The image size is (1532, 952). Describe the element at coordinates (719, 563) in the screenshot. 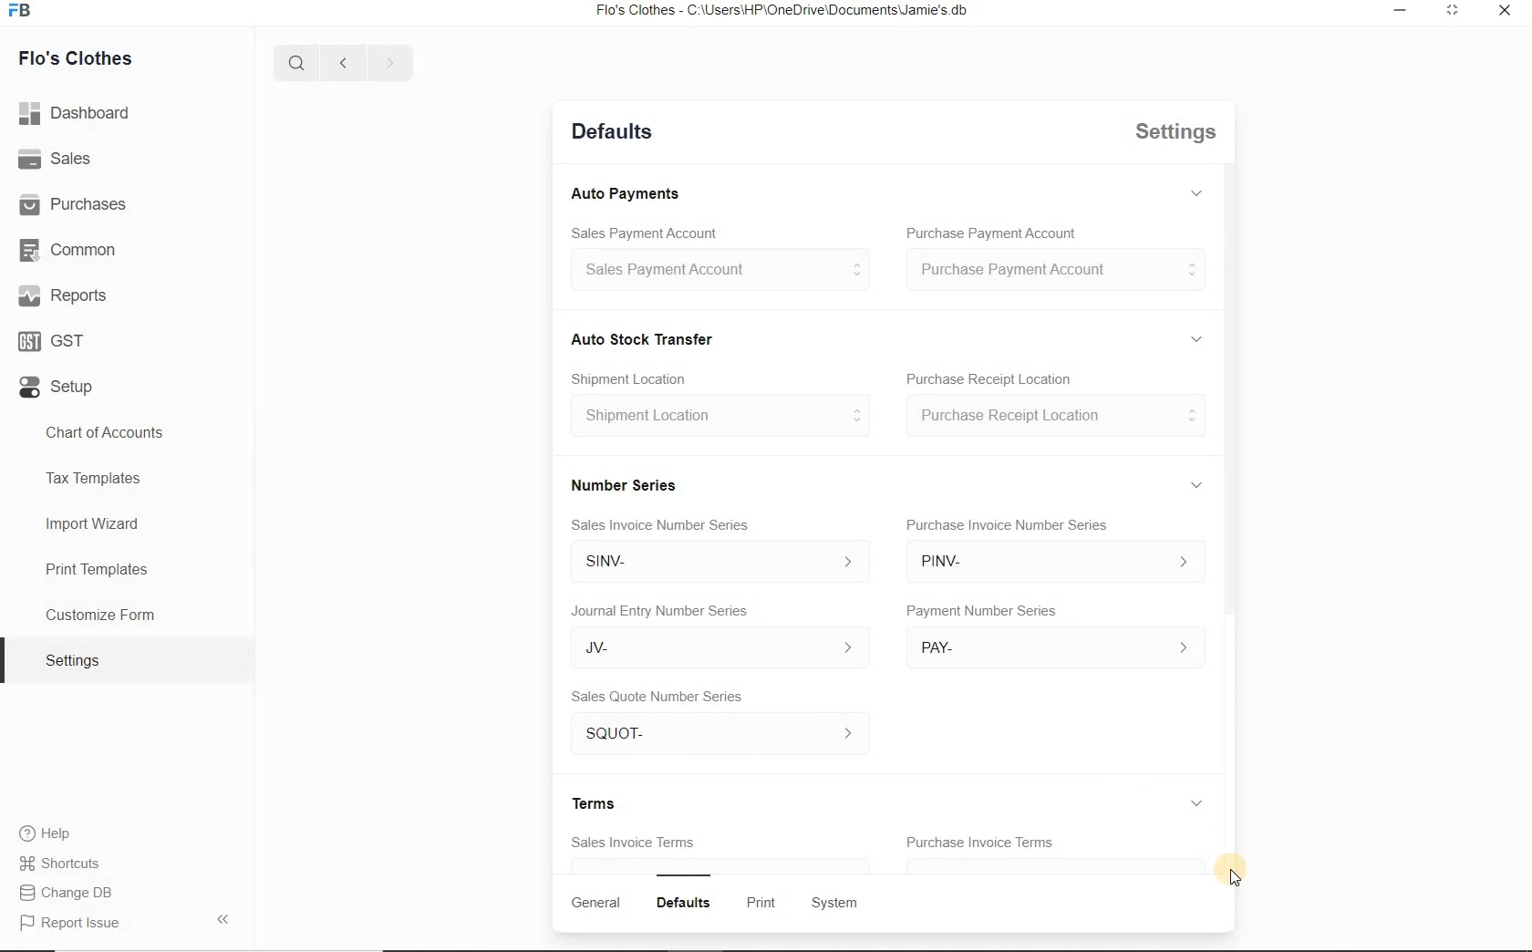

I see `SINV- >` at that location.